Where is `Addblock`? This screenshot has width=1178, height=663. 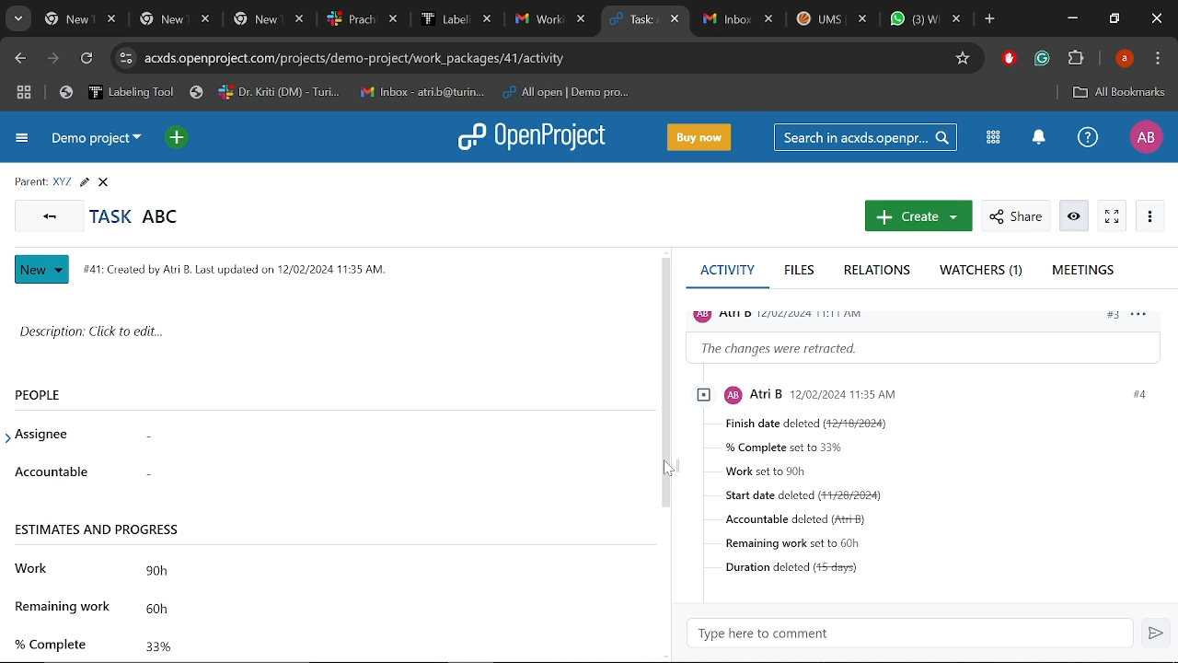
Addblock is located at coordinates (1009, 58).